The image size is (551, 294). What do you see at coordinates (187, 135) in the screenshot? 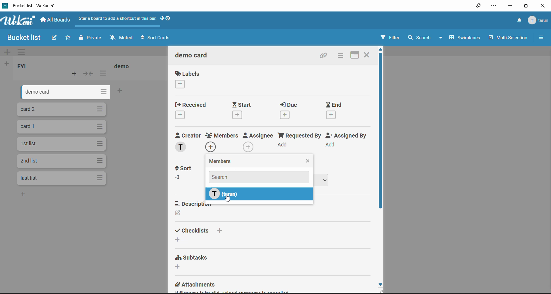
I see `creator` at bounding box center [187, 135].